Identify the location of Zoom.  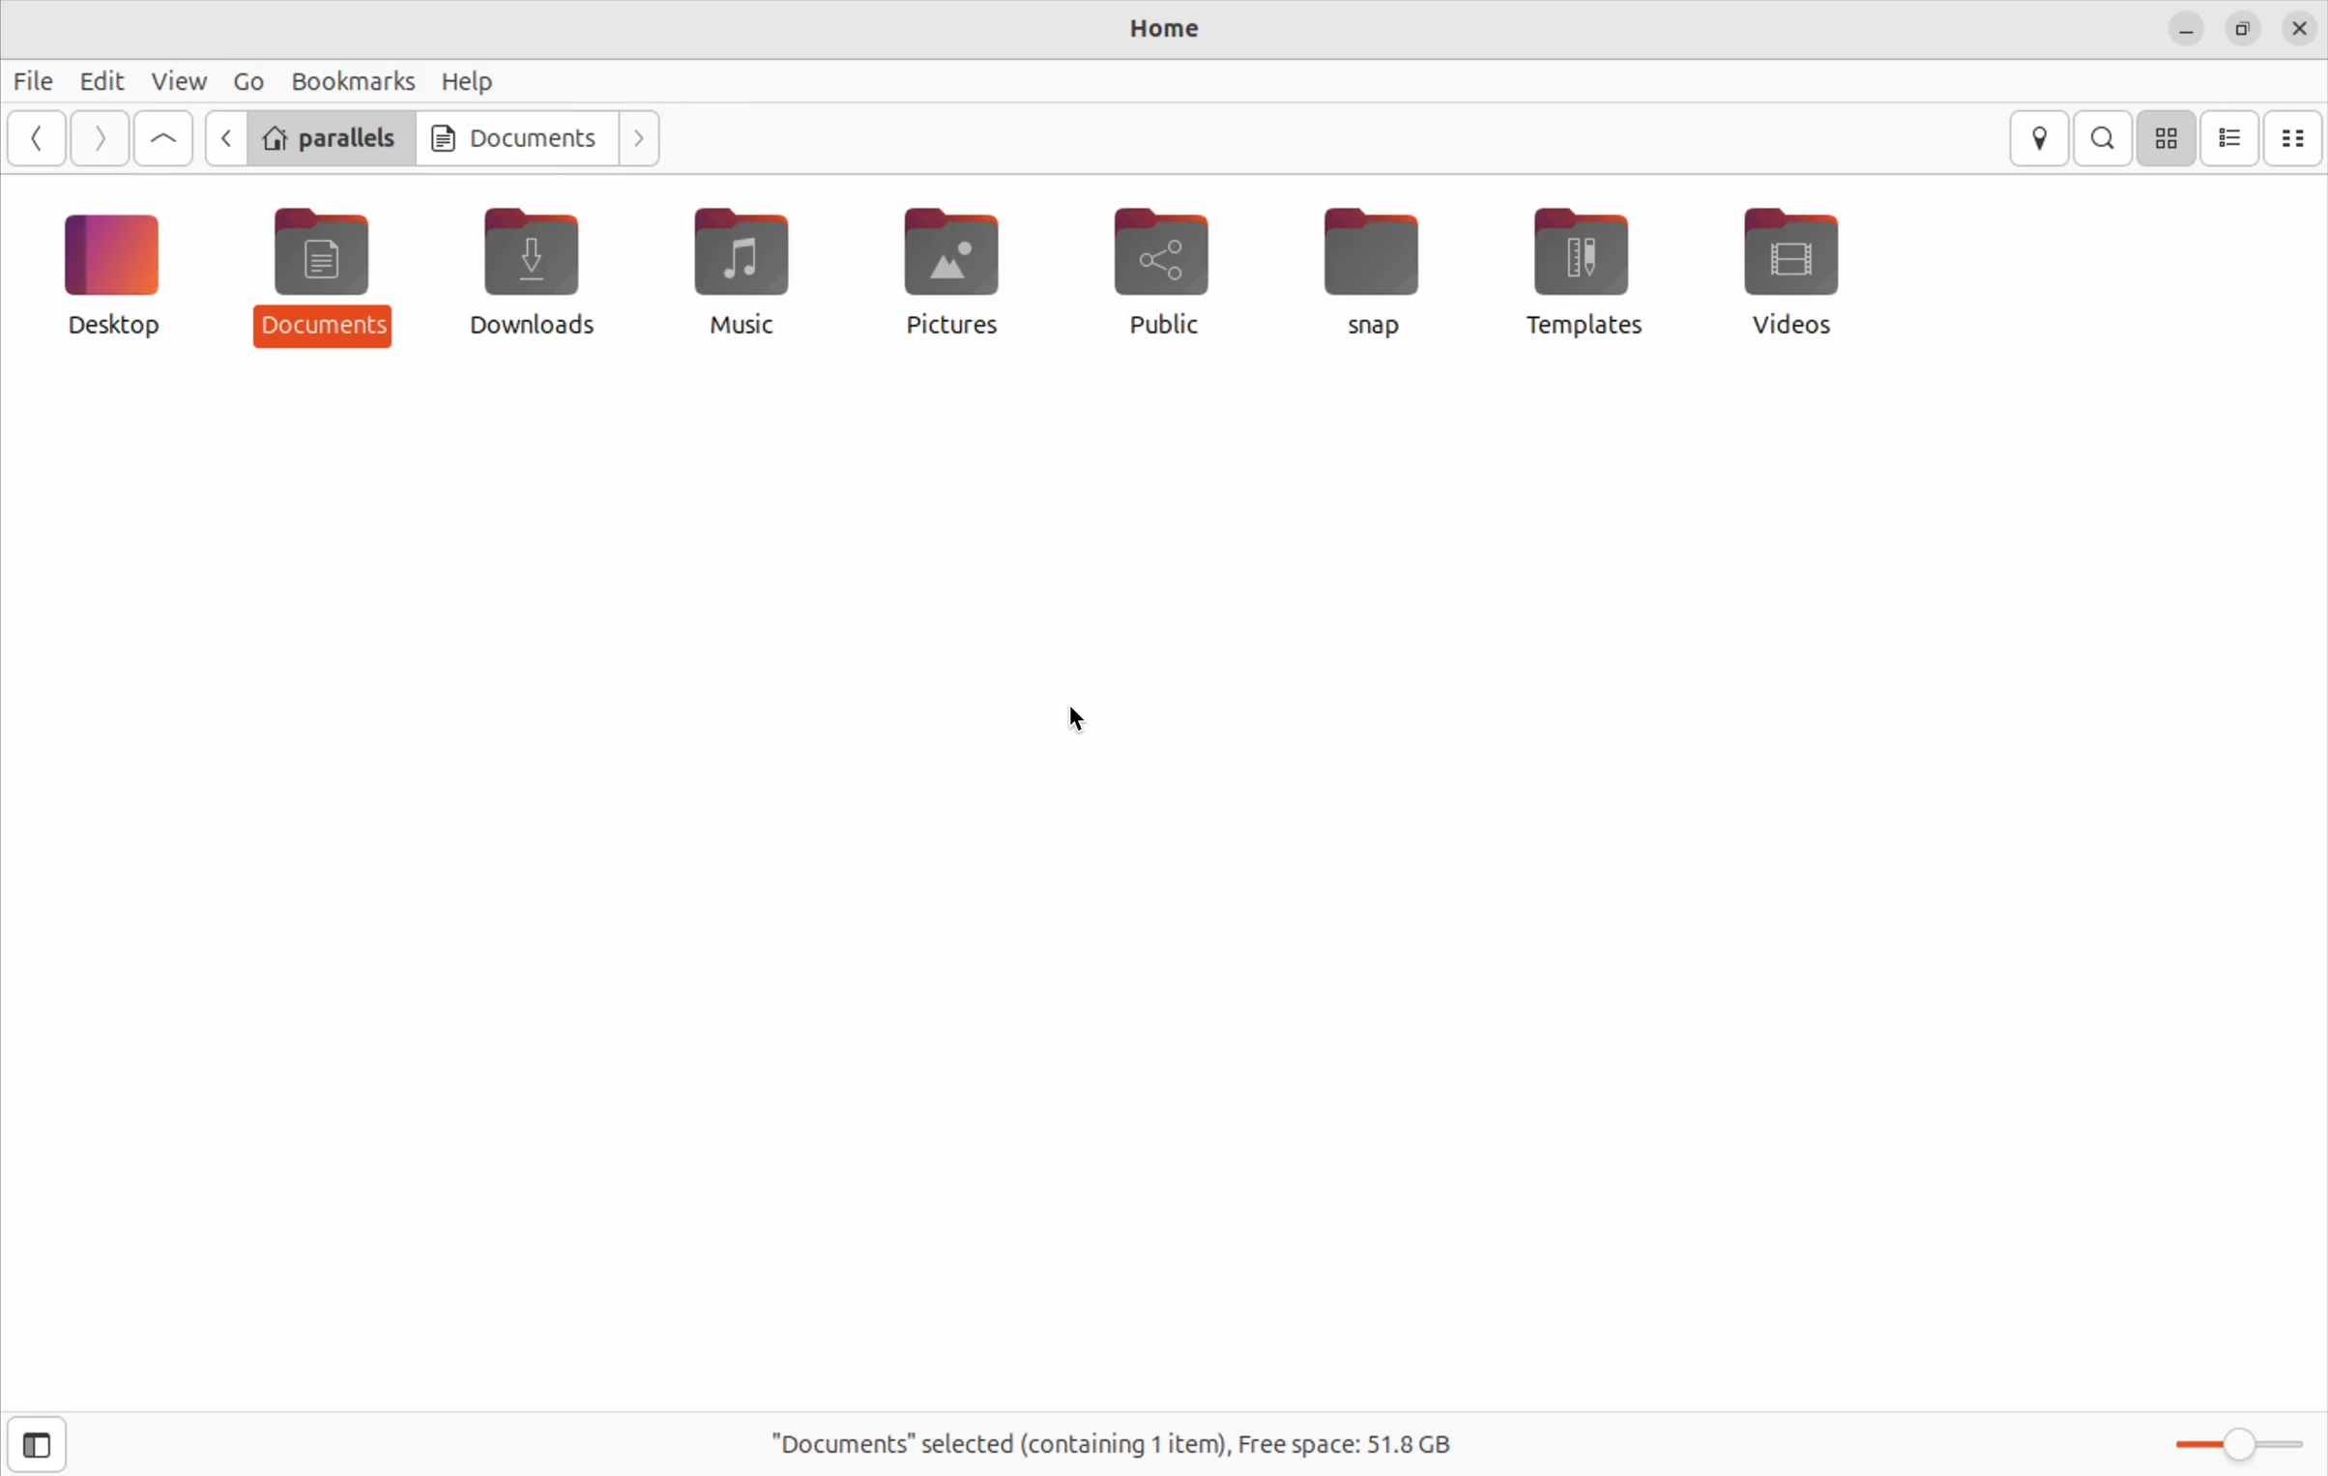
(2241, 1444).